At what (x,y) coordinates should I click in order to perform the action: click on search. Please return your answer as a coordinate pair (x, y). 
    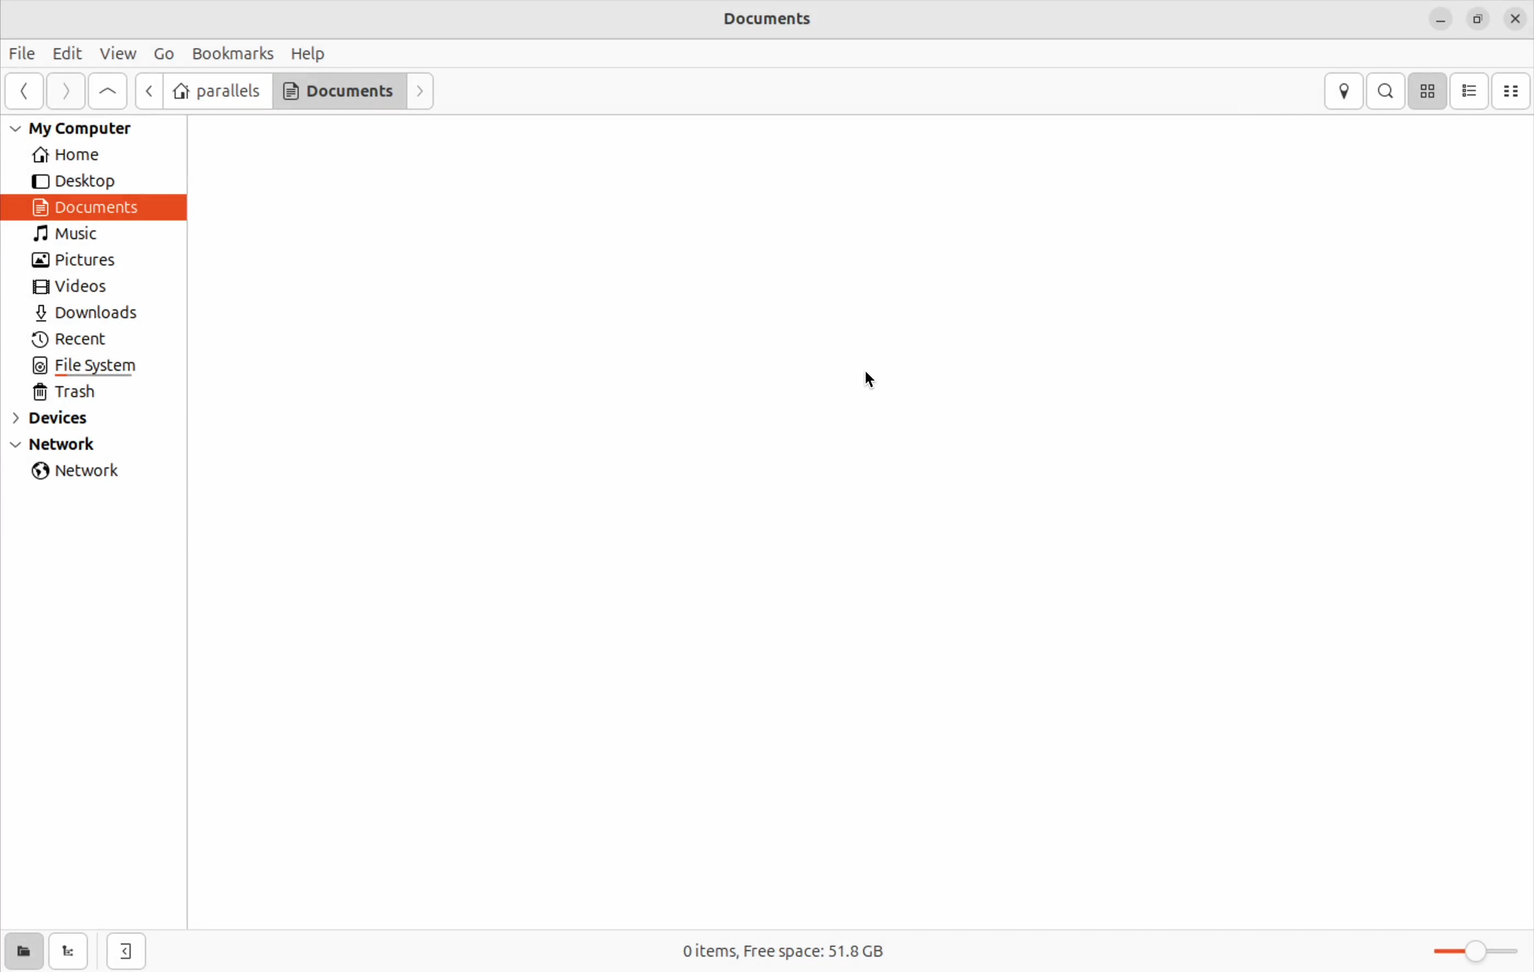
    Looking at the image, I should click on (1385, 90).